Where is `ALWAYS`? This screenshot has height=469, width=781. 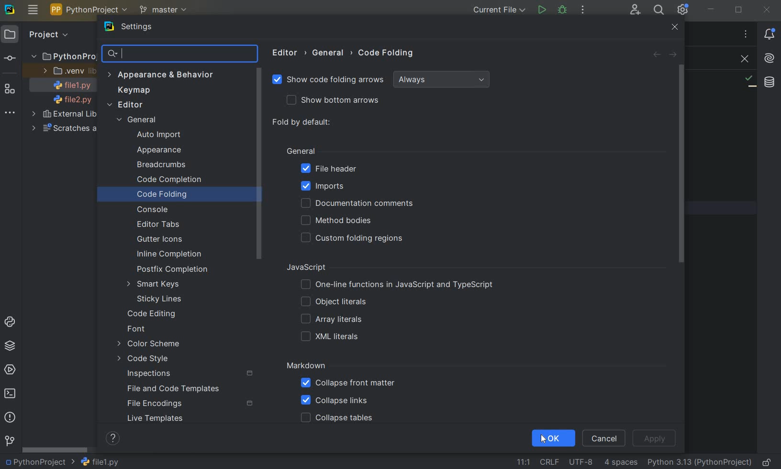 ALWAYS is located at coordinates (444, 80).